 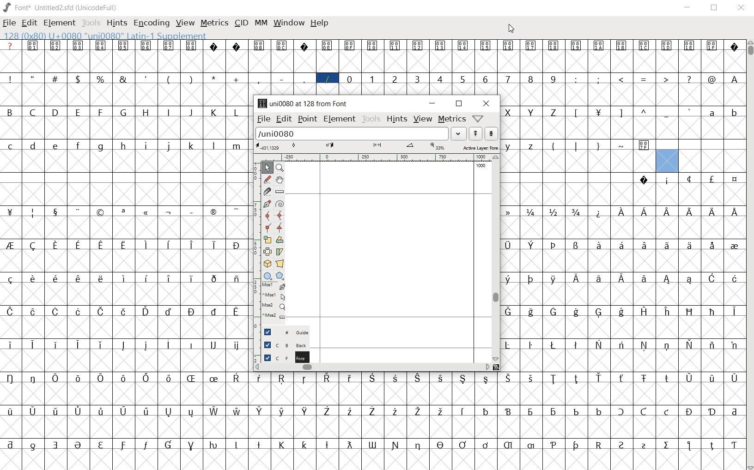 What do you see at coordinates (621, 245) in the screenshot?
I see `glyph` at bounding box center [621, 245].